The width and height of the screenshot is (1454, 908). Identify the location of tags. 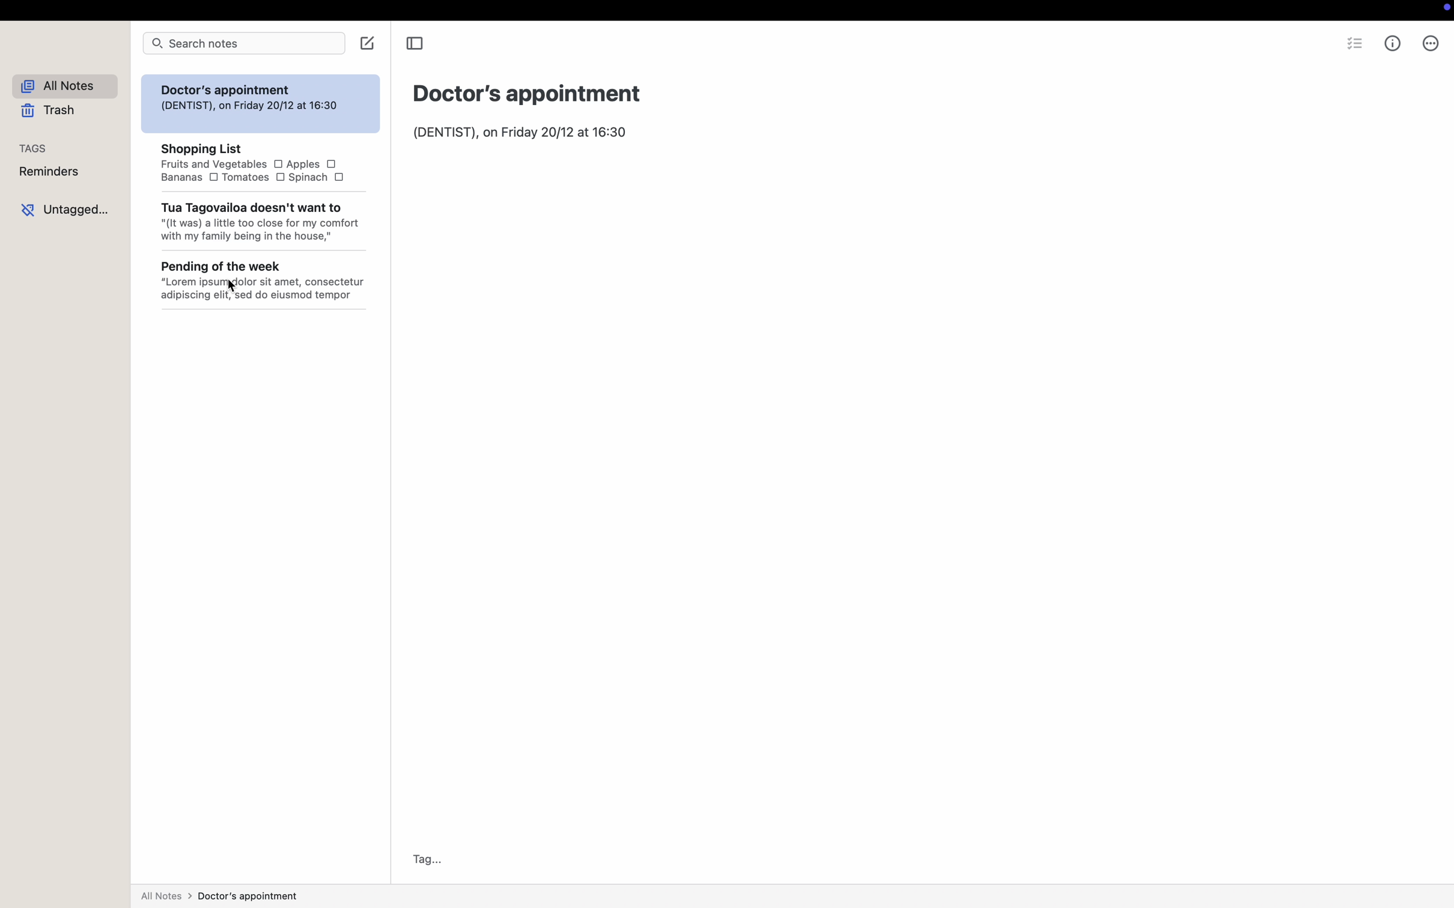
(37, 148).